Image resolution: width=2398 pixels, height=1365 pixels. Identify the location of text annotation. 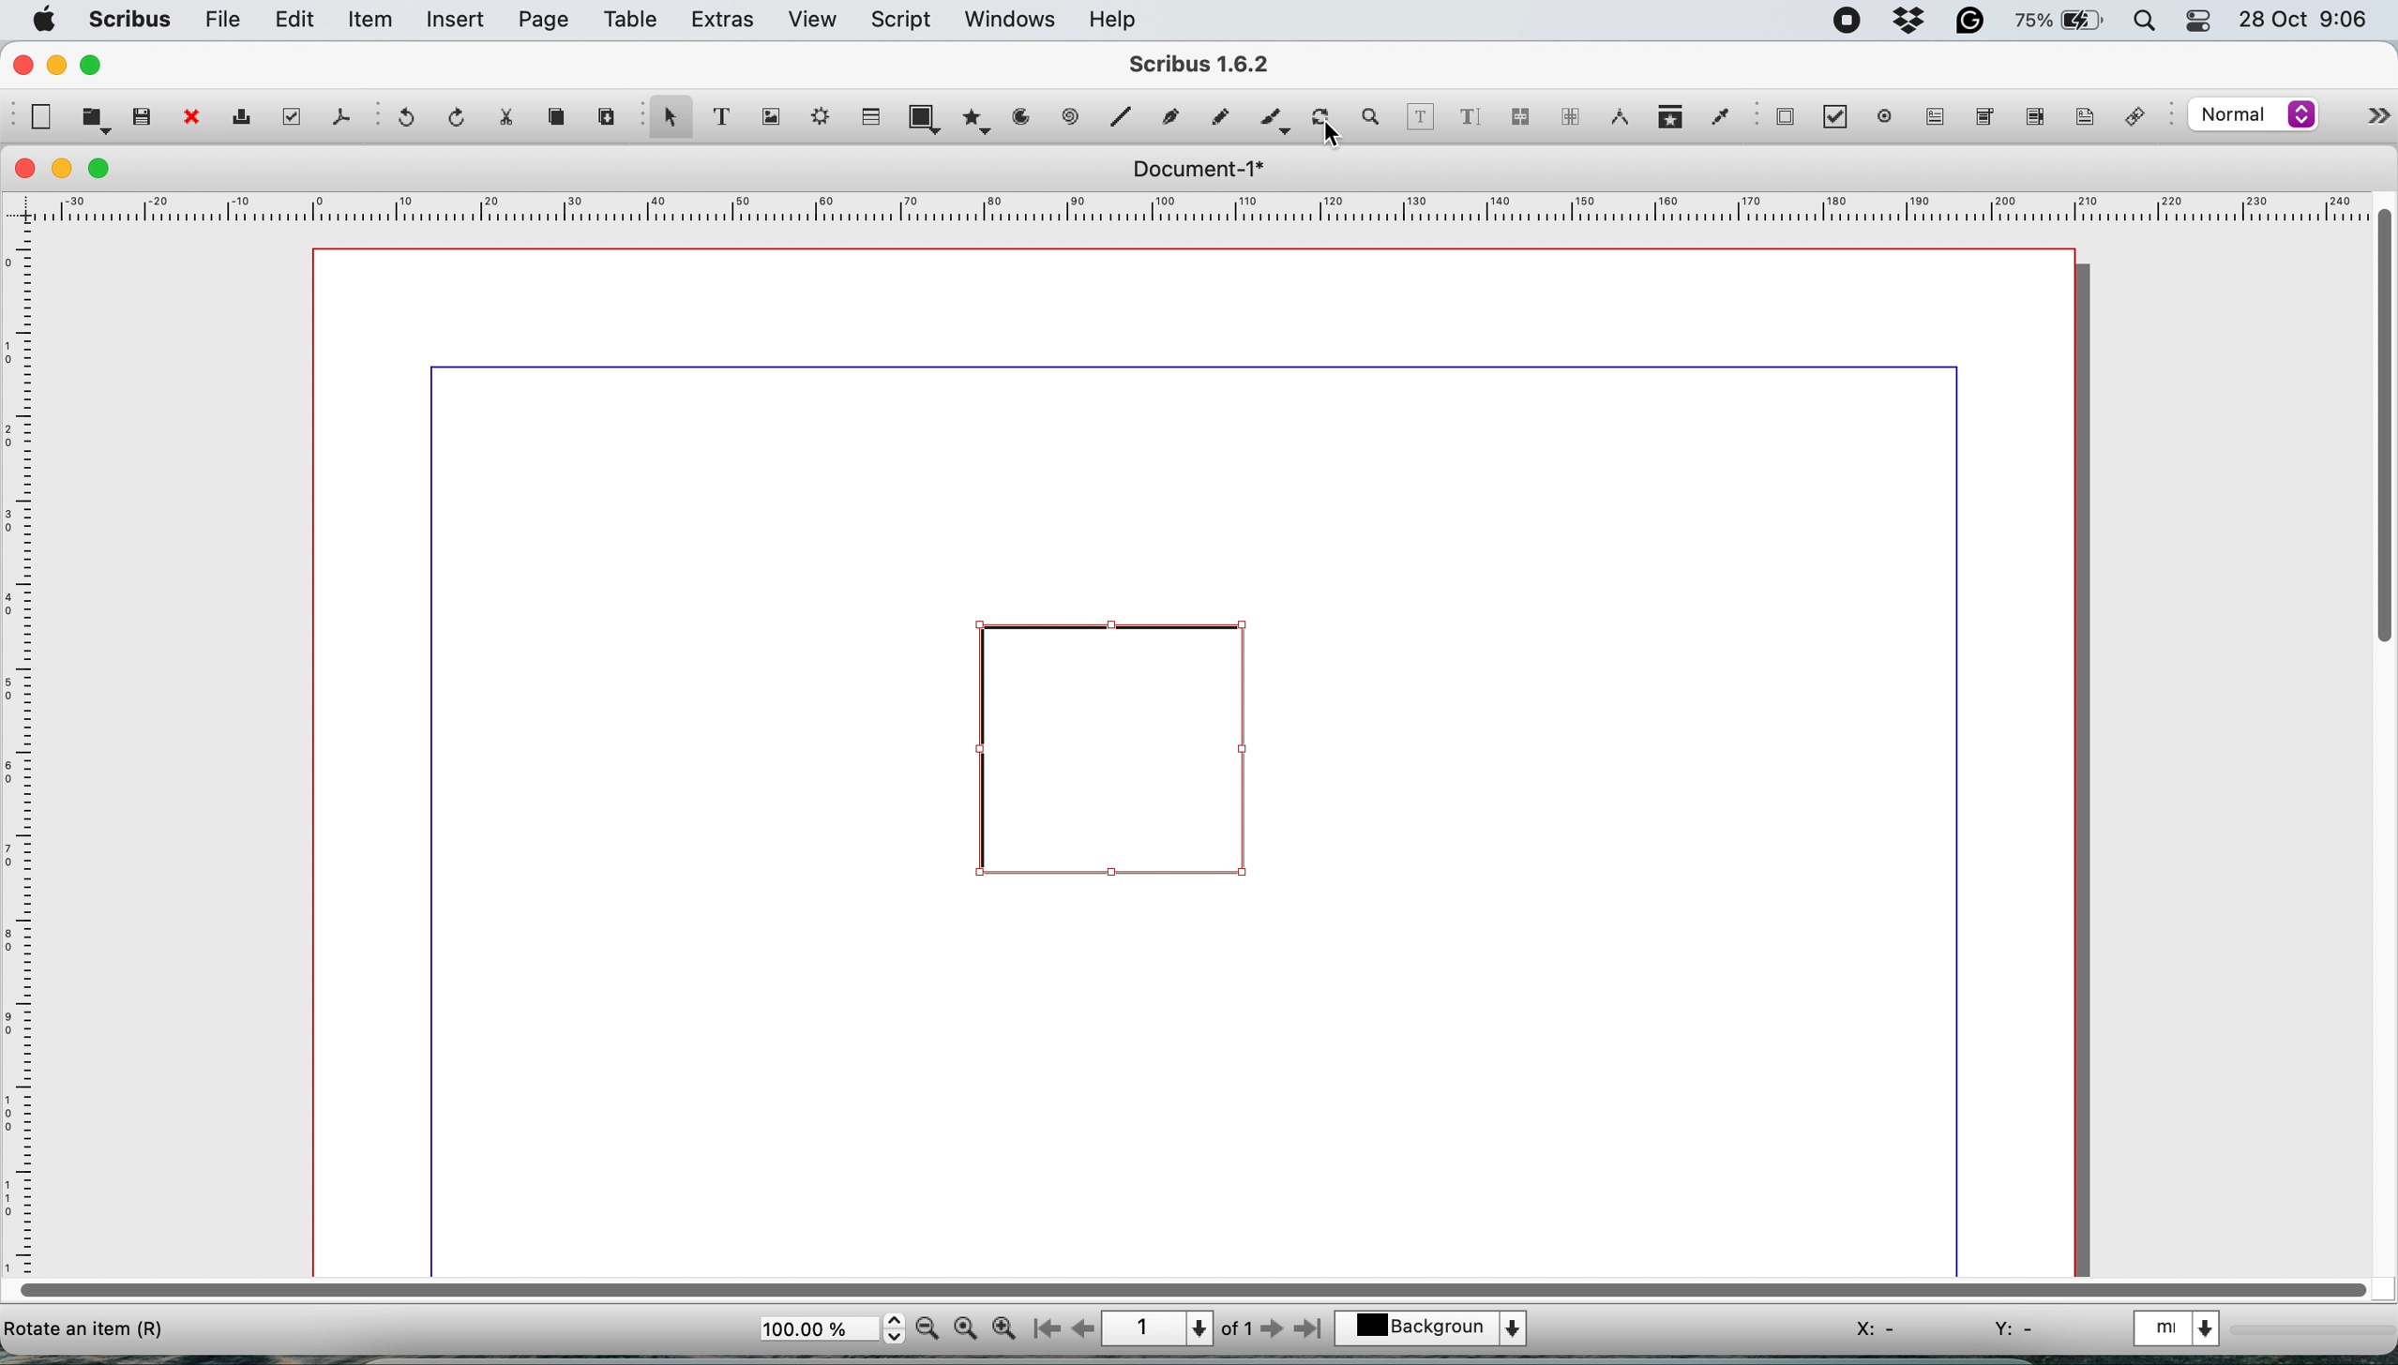
(2083, 119).